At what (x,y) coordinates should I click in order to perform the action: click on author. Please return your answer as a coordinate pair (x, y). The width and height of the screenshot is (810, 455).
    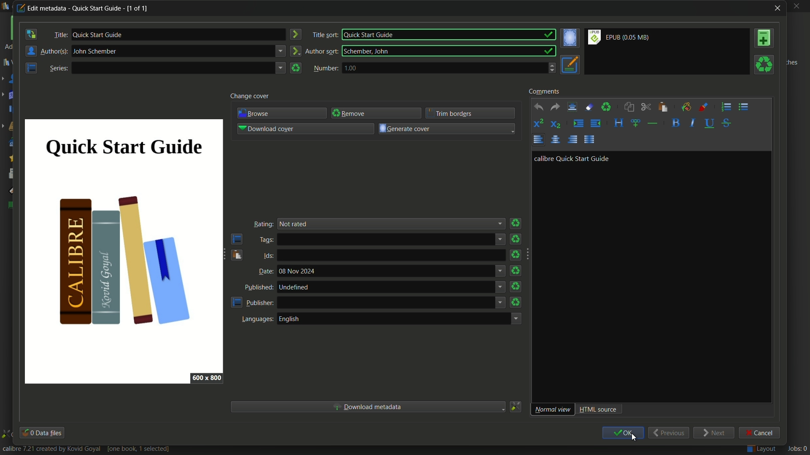
    Looking at the image, I should click on (96, 51).